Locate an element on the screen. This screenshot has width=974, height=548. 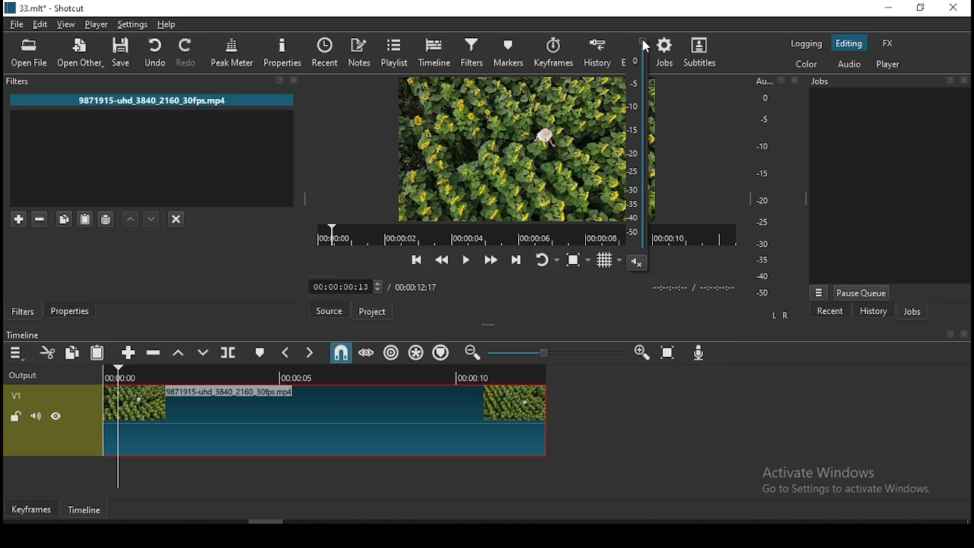
time line is located at coordinates (24, 333).